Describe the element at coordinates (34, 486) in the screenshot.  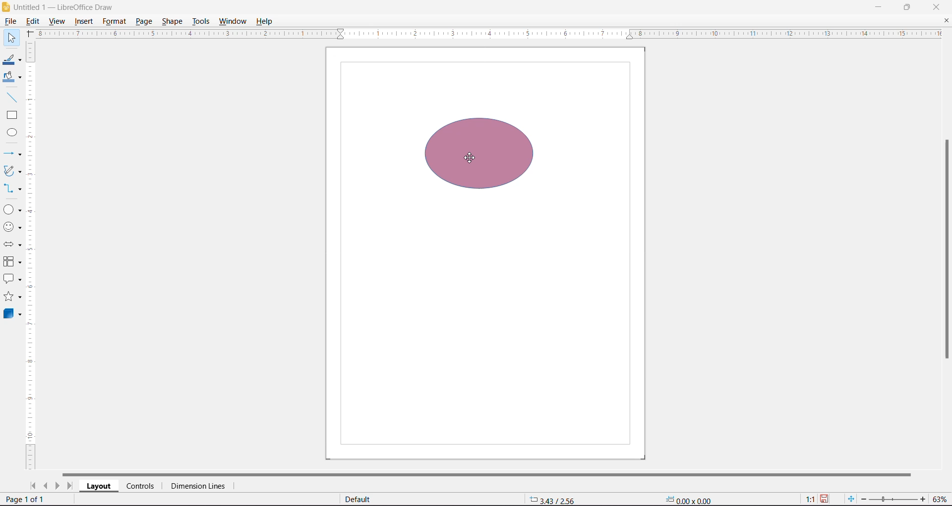
I see `Scroll to first page` at that location.